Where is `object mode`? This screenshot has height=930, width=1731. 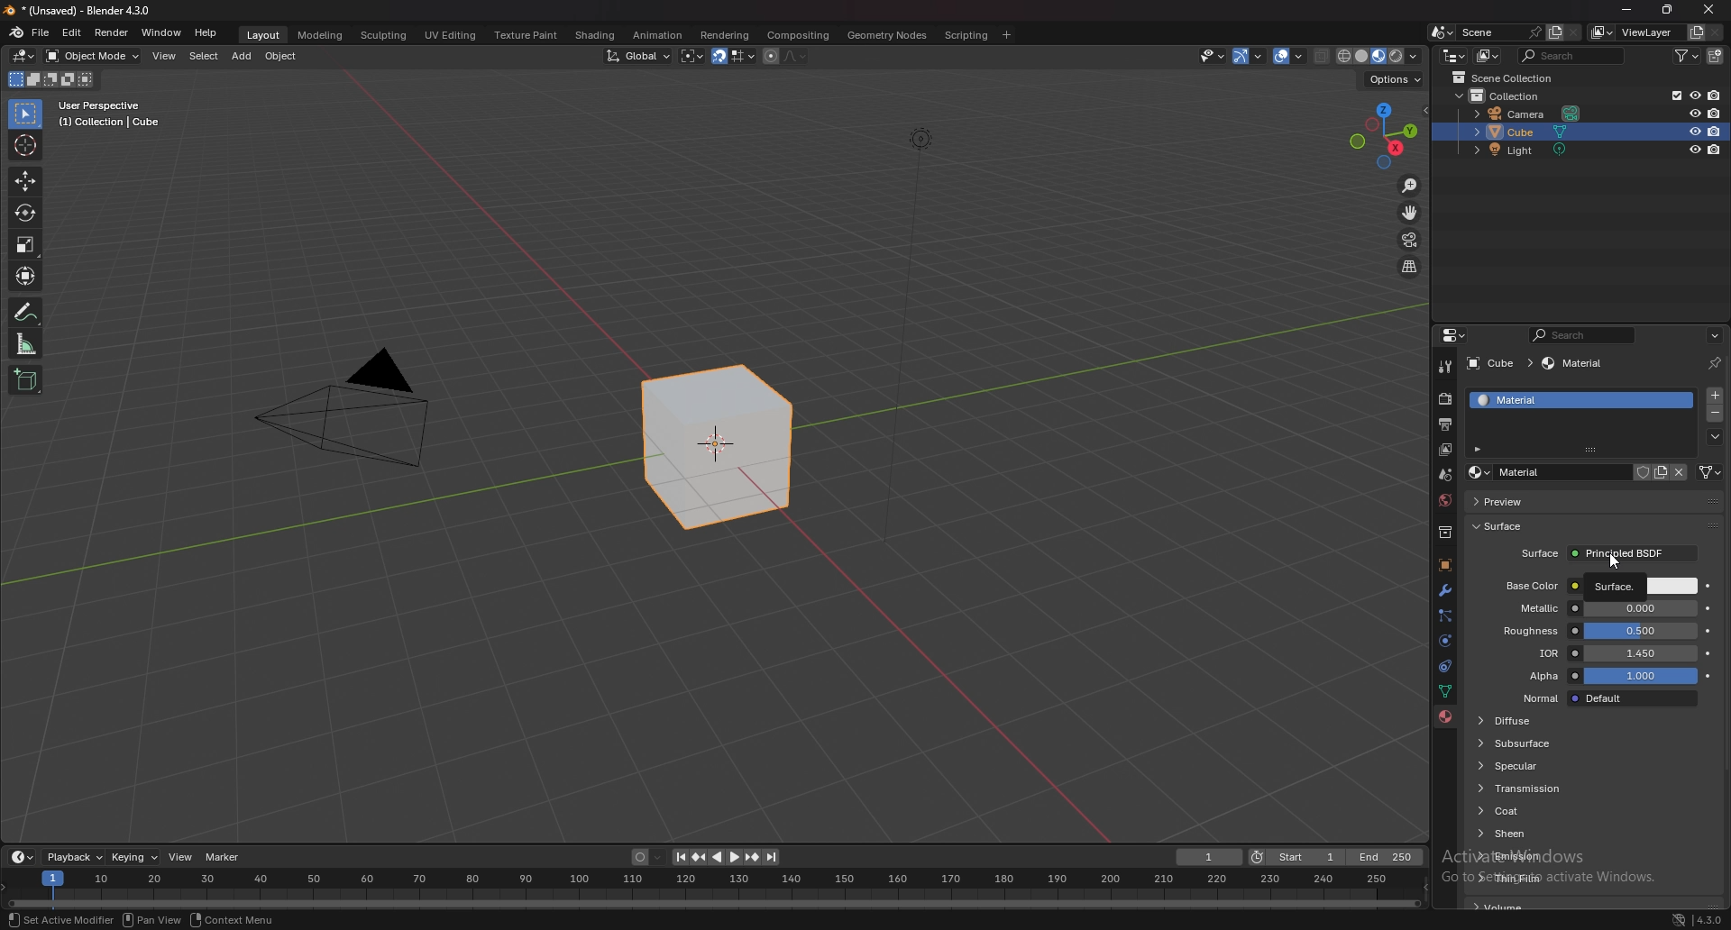 object mode is located at coordinates (94, 55).